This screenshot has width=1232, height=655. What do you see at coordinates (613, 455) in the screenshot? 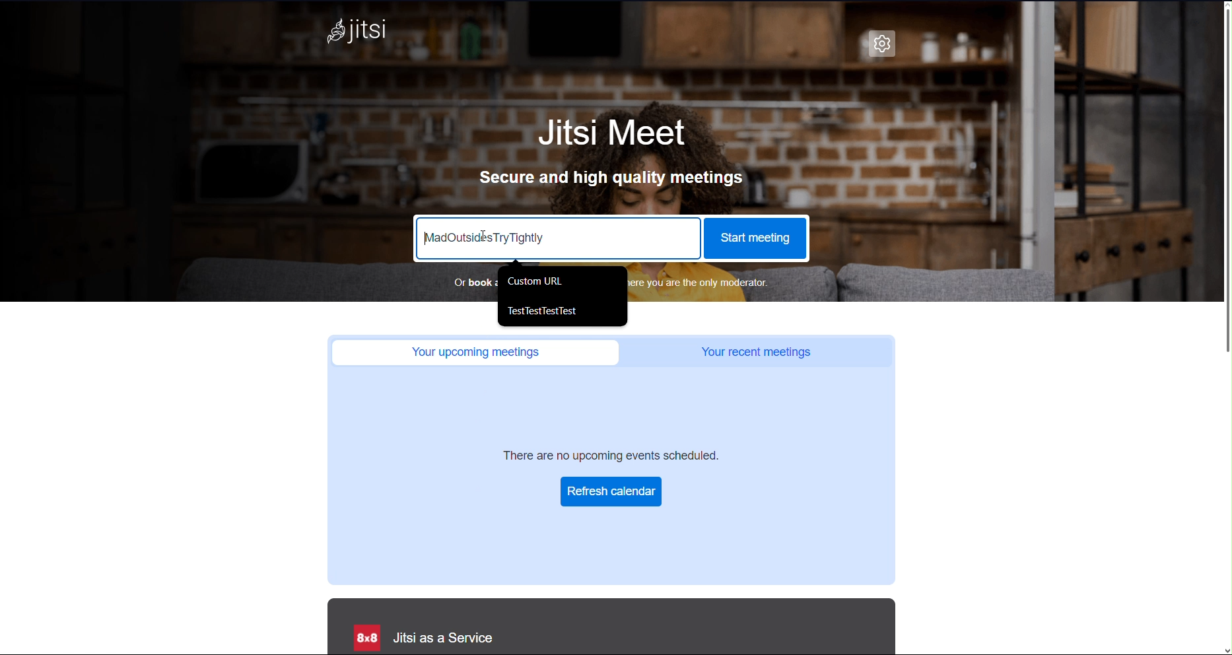
I see `There are no upcoming events scheduled` at bounding box center [613, 455].